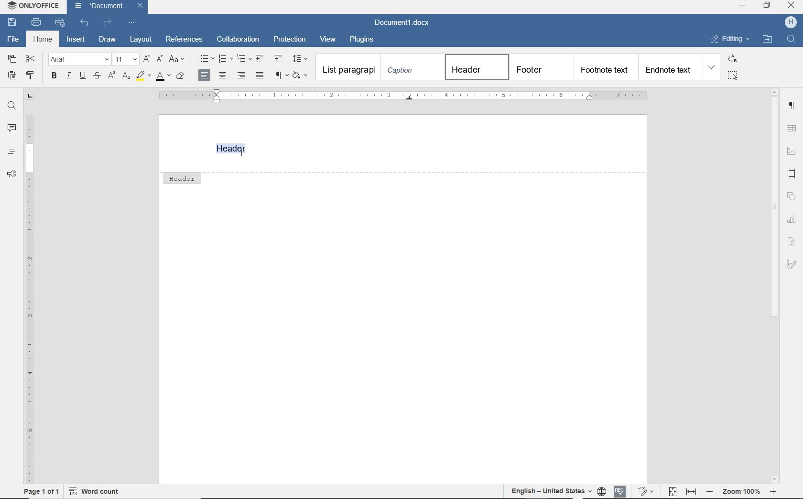 The height and width of the screenshot is (499, 803). I want to click on italic, so click(68, 76).